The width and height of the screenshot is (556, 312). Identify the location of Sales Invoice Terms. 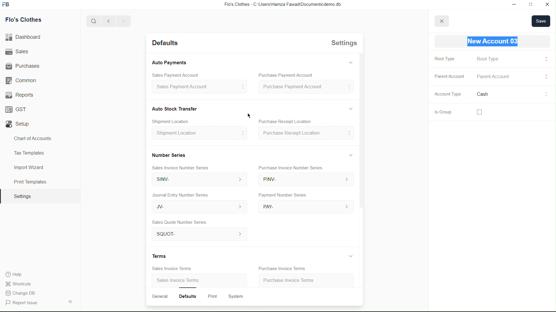
(179, 281).